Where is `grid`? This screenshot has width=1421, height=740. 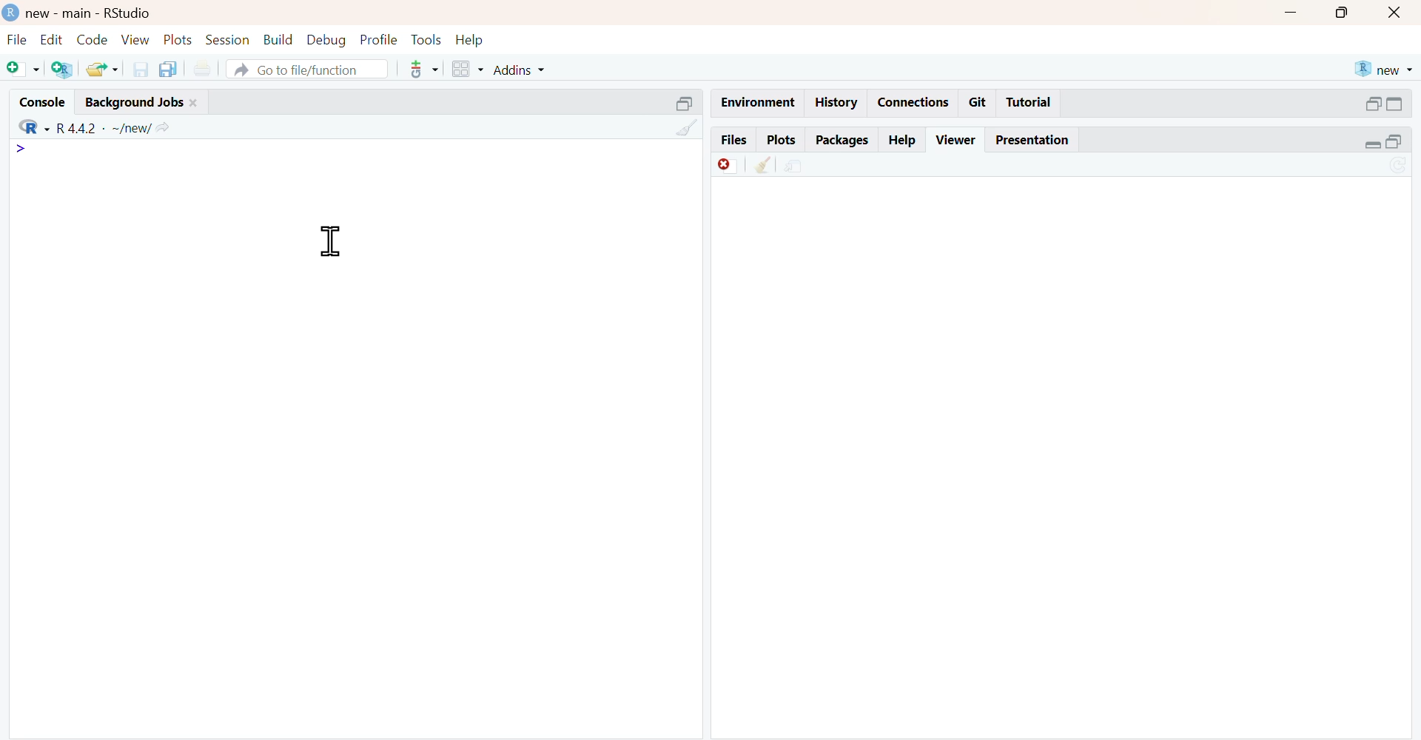
grid is located at coordinates (468, 69).